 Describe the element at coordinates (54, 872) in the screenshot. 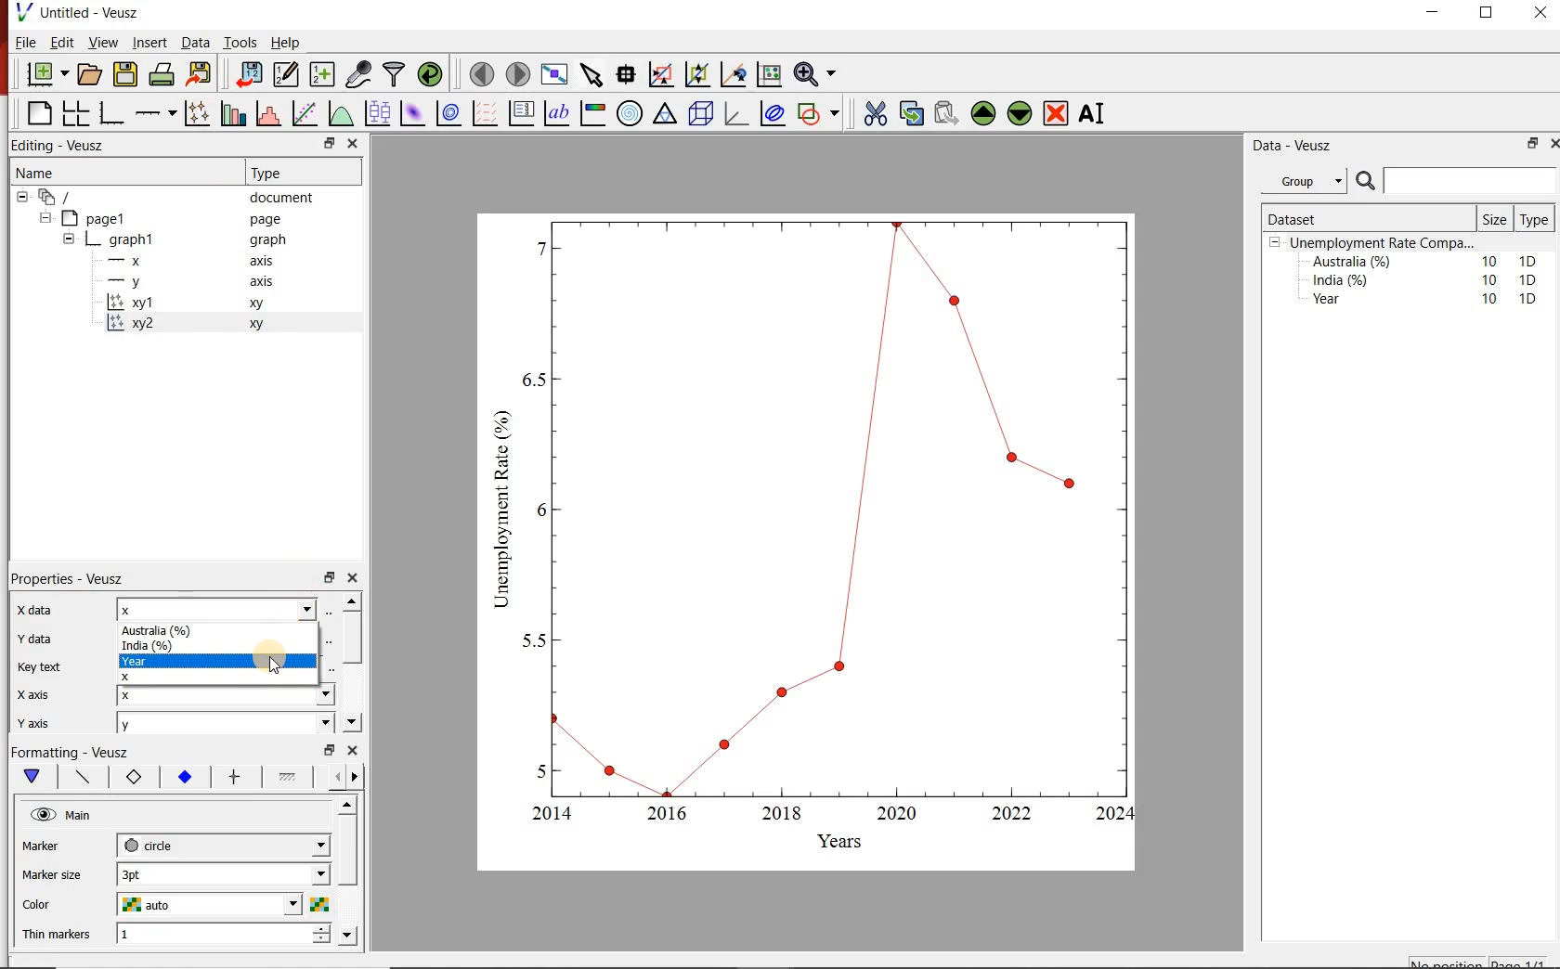

I see `Marker size` at that location.